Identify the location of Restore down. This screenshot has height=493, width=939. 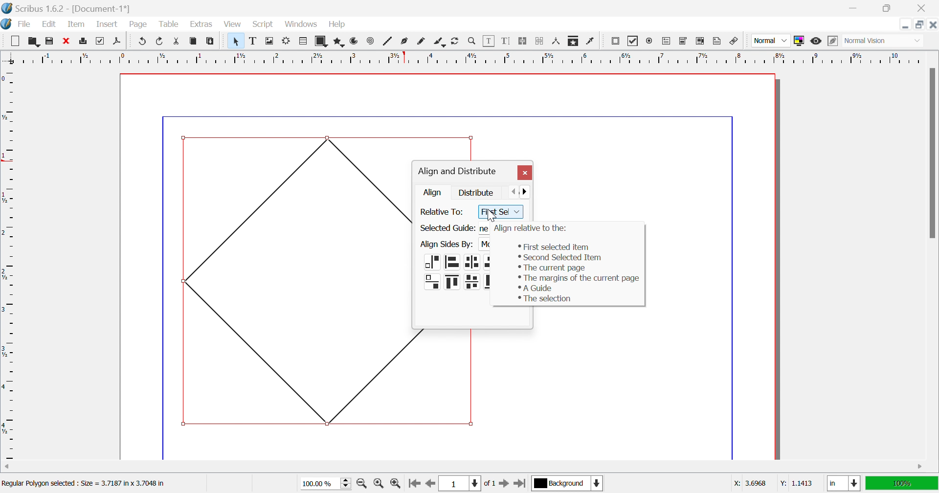
(920, 24).